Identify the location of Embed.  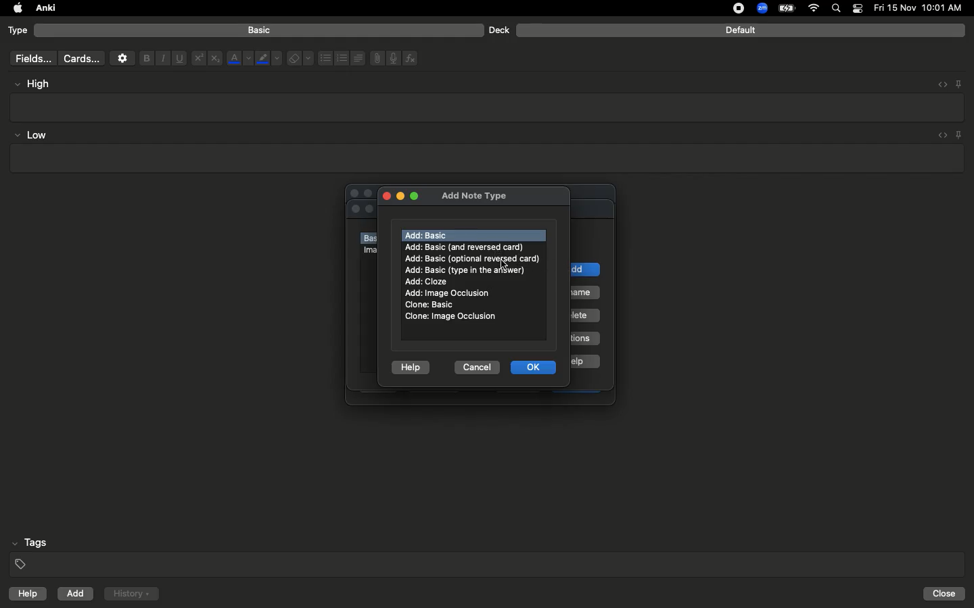
(940, 136).